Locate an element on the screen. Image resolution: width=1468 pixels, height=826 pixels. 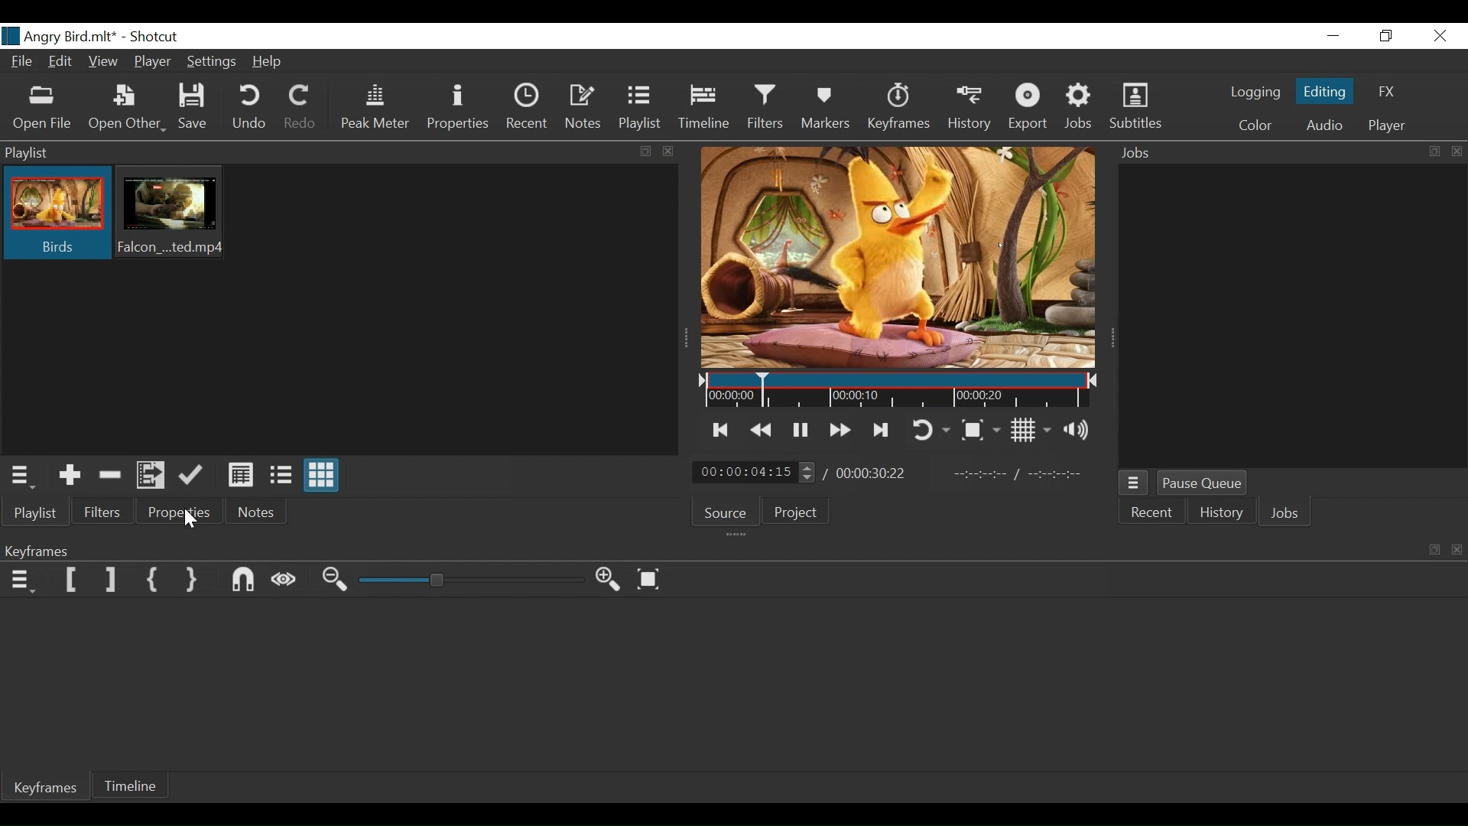
Snap is located at coordinates (245, 580).